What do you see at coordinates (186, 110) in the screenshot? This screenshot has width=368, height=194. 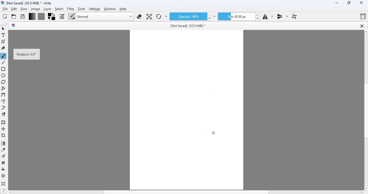 I see `canvas rotation is reset` at bounding box center [186, 110].